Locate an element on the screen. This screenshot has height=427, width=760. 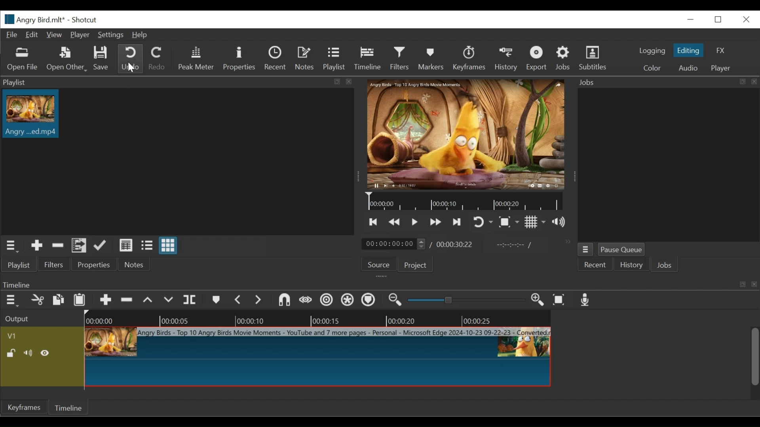
Export is located at coordinates (538, 58).